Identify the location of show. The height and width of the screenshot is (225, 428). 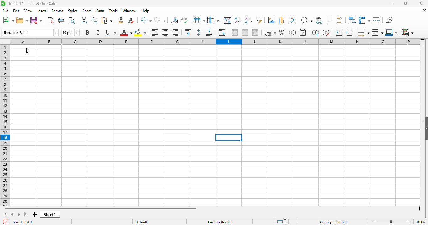
(425, 129).